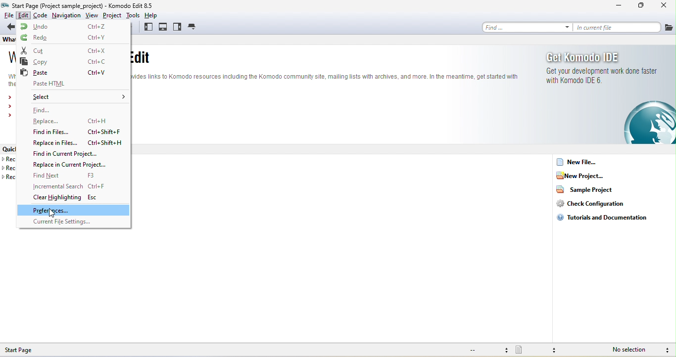 This screenshot has width=676, height=357. Describe the element at coordinates (78, 133) in the screenshot. I see `find in files` at that location.